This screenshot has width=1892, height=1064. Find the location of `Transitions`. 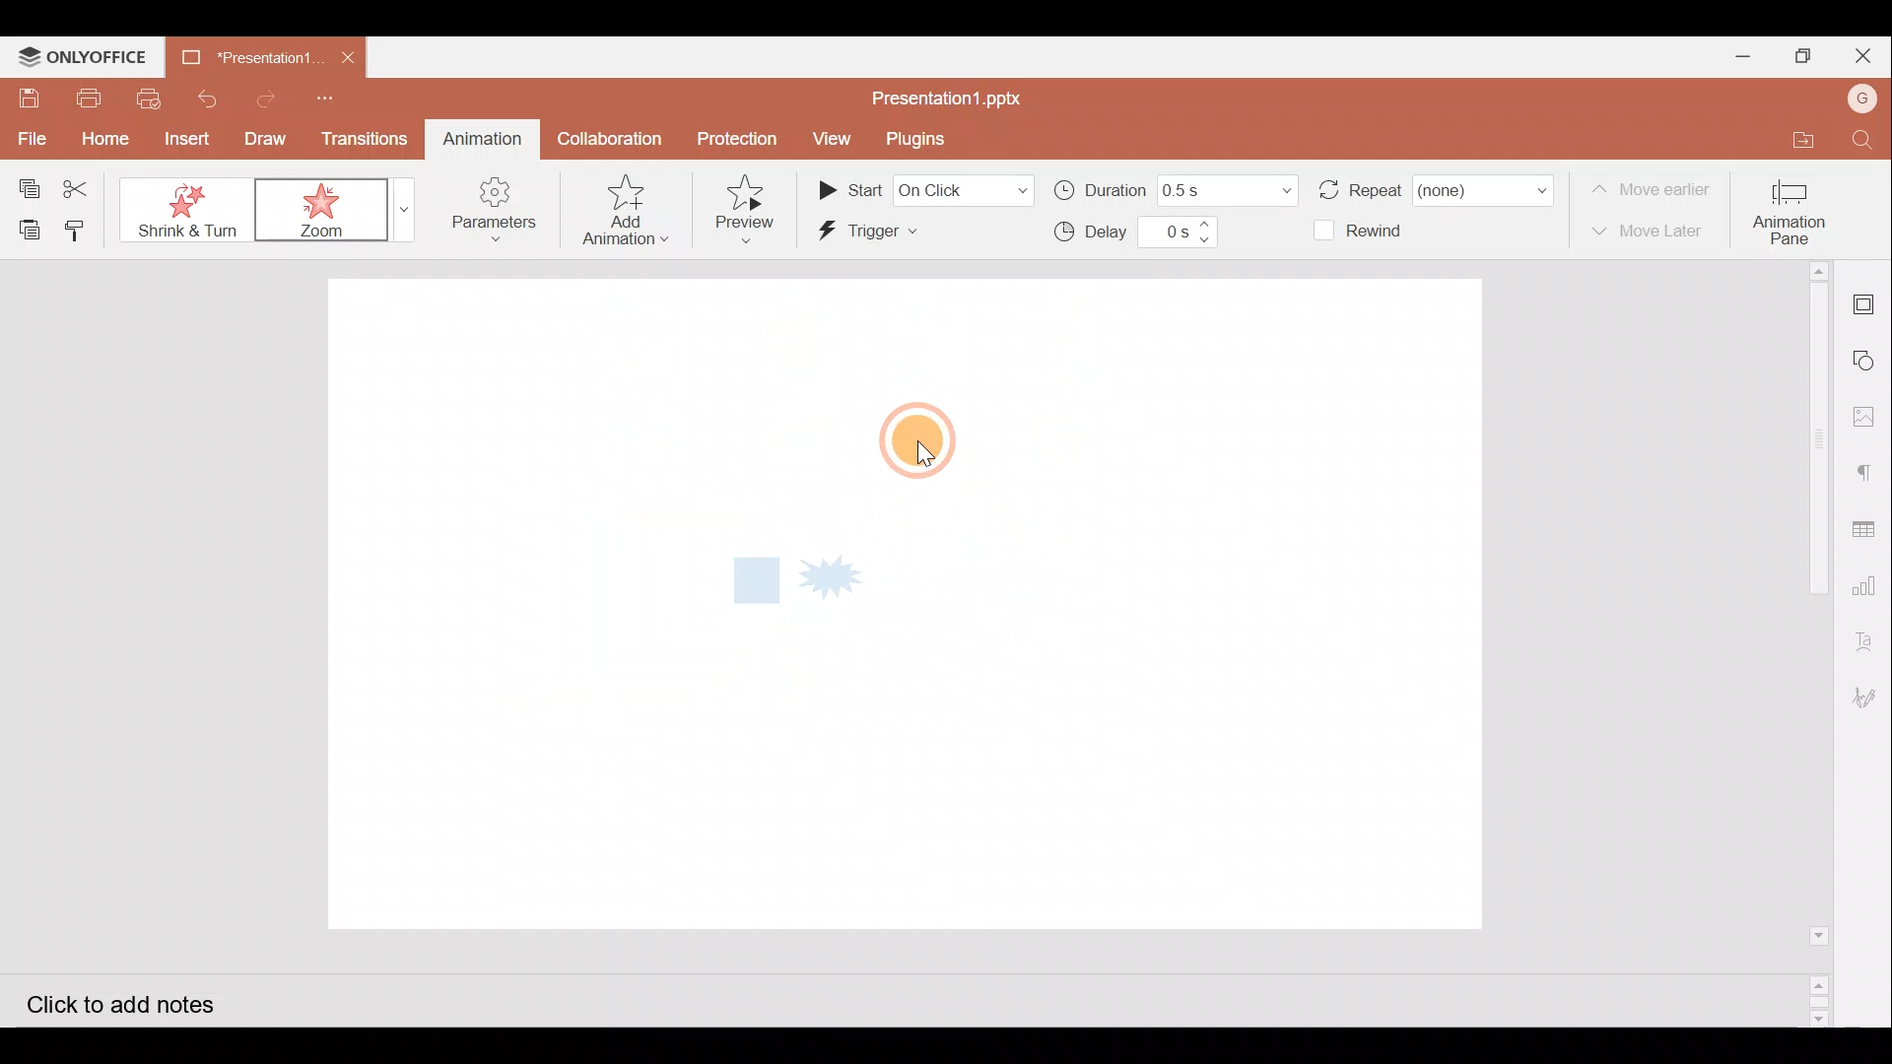

Transitions is located at coordinates (365, 138).